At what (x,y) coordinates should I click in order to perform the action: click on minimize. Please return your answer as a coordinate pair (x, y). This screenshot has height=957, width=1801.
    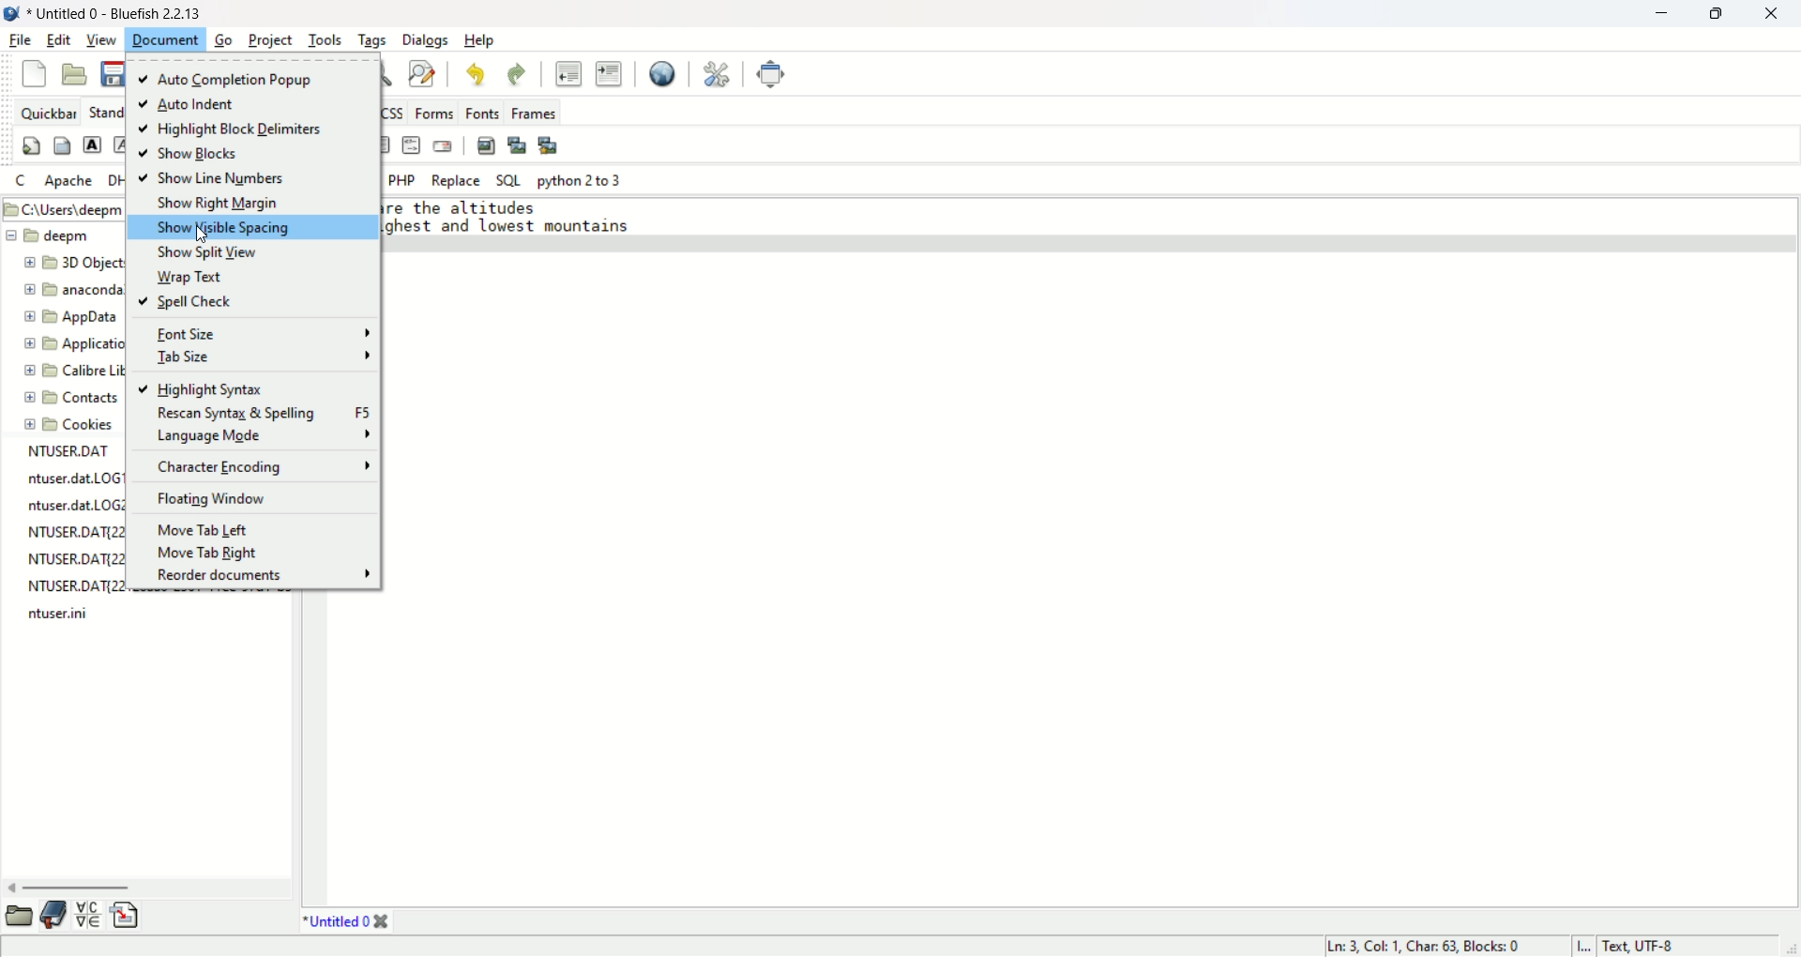
    Looking at the image, I should click on (1659, 14).